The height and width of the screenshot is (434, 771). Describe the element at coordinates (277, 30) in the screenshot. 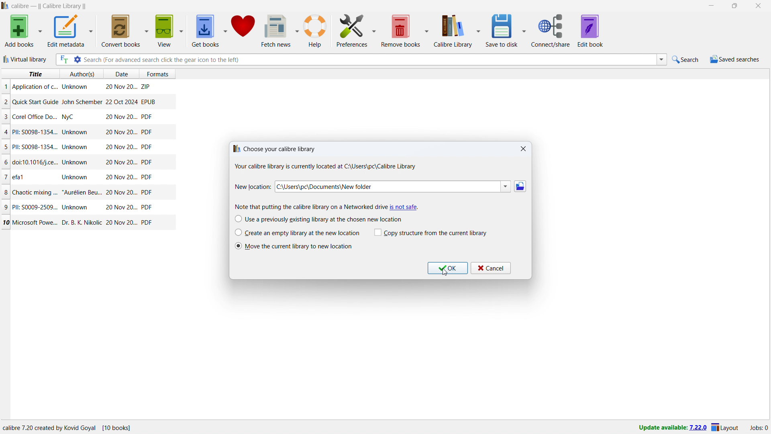

I see `fetch news` at that location.